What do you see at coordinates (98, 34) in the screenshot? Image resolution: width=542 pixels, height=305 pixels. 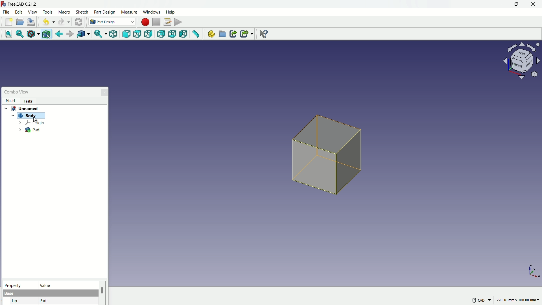 I see `sync view` at bounding box center [98, 34].